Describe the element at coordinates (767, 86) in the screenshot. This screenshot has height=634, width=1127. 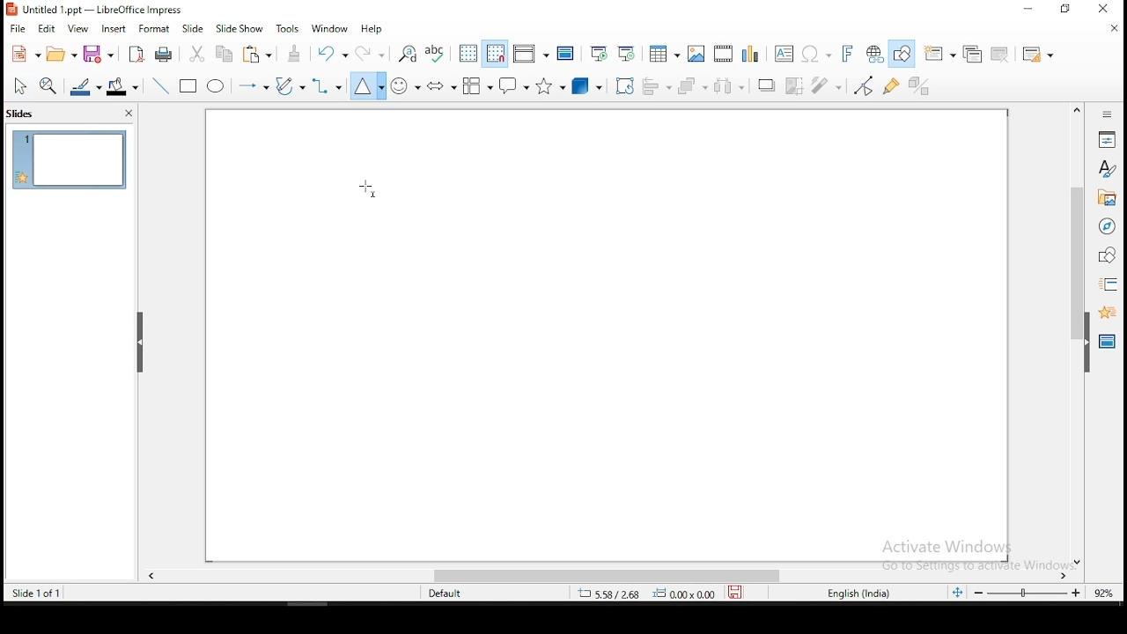
I see `shadow` at that location.